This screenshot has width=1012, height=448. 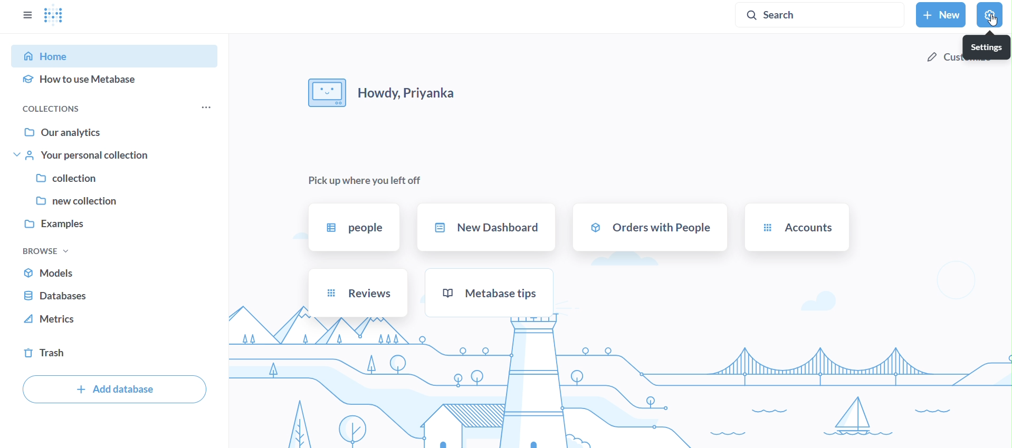 I want to click on howdy, priyanka, so click(x=383, y=94).